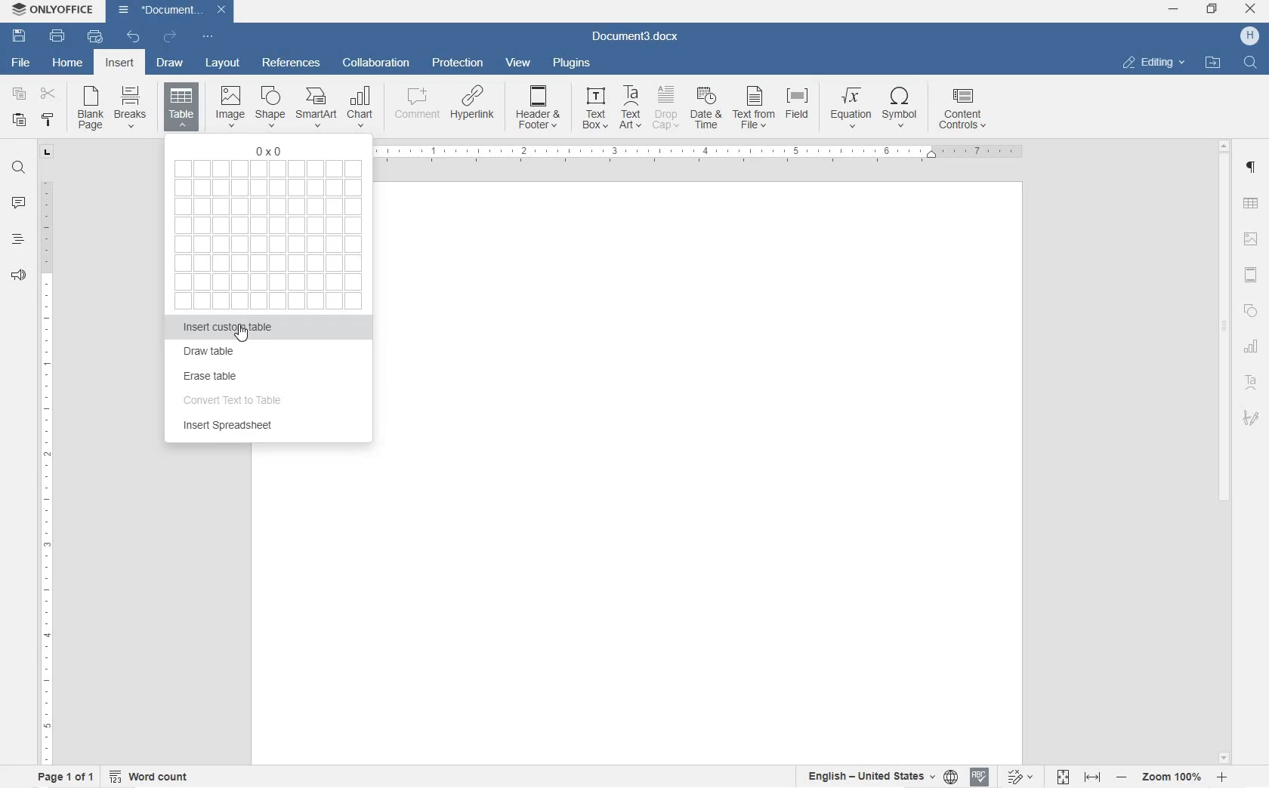 The width and height of the screenshot is (1269, 788). What do you see at coordinates (1249, 36) in the screenshot?
I see `HP` at bounding box center [1249, 36].